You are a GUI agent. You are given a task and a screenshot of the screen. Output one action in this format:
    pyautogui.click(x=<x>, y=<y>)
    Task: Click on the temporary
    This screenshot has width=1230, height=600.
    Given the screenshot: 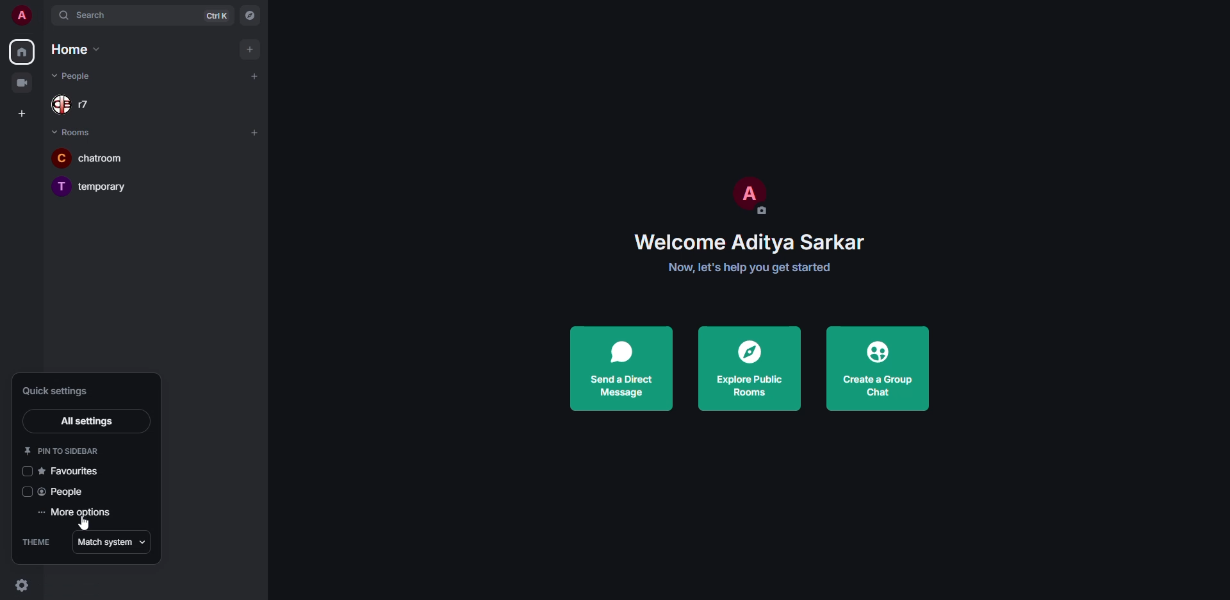 What is the action you would take?
    pyautogui.click(x=94, y=185)
    